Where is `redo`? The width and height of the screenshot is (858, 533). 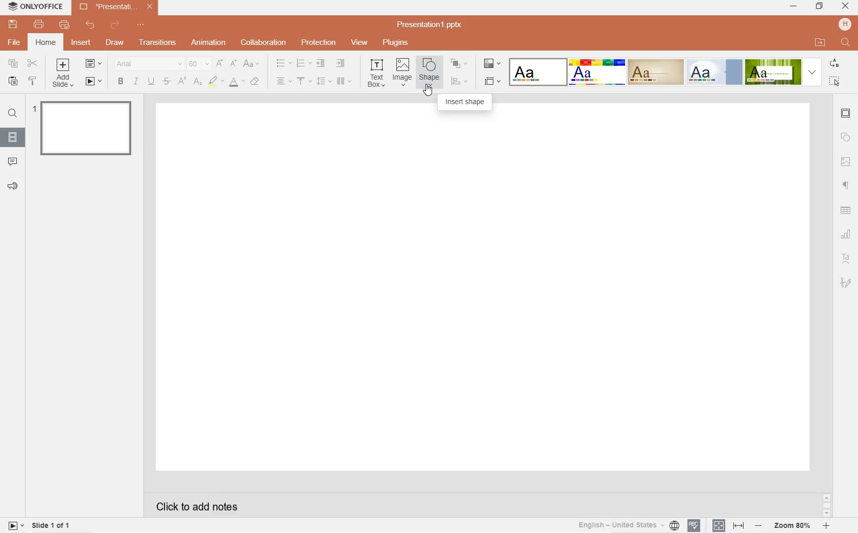
redo is located at coordinates (115, 26).